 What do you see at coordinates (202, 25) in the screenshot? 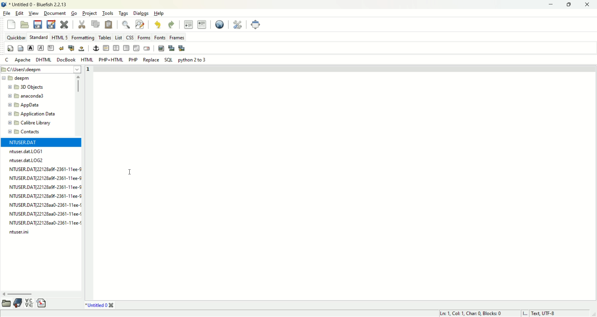
I see `indent` at bounding box center [202, 25].